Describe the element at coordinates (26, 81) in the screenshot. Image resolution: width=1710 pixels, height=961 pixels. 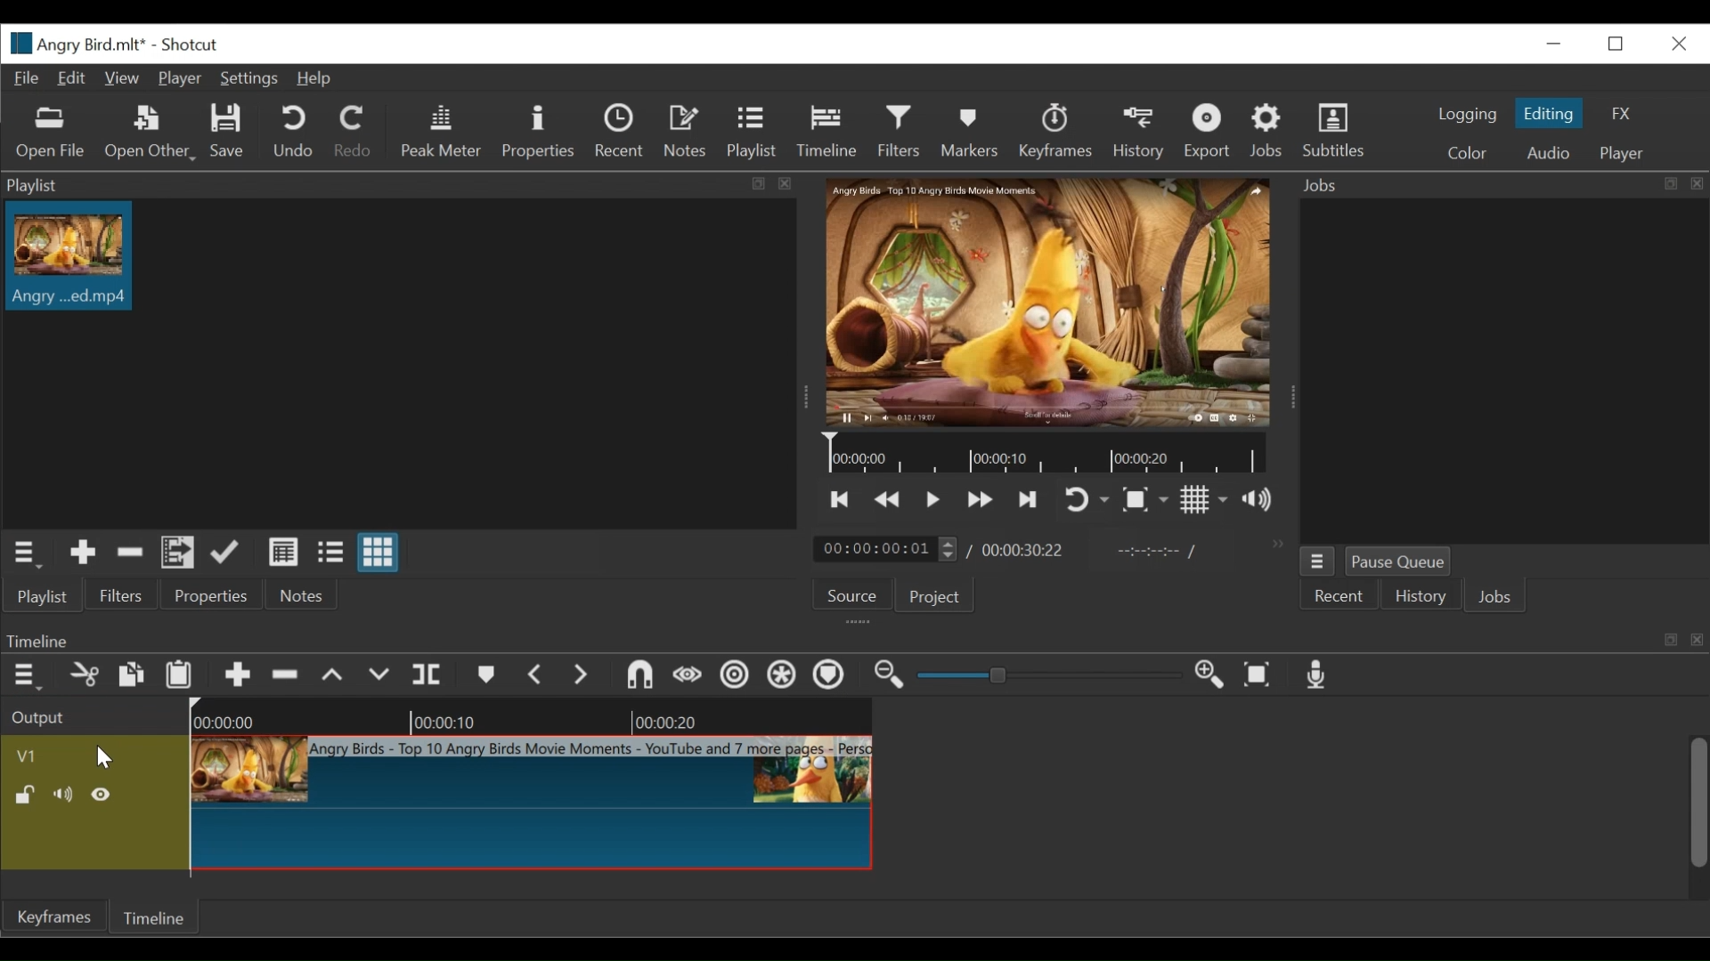
I see `File` at that location.